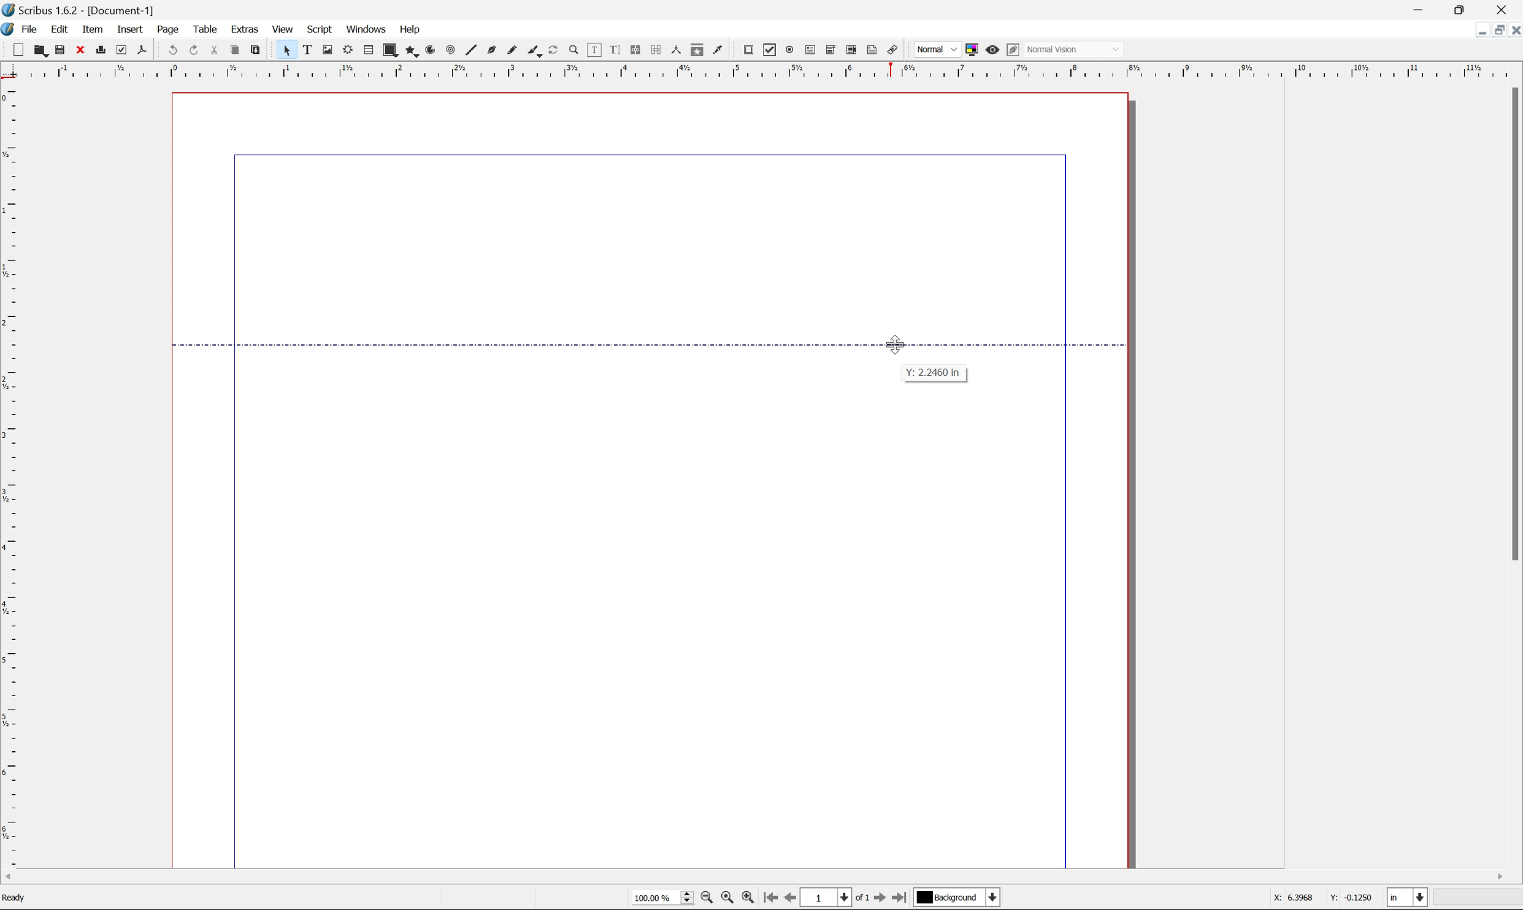 Image resolution: width=1523 pixels, height=910 pixels. Describe the element at coordinates (1470, 9) in the screenshot. I see `restore down` at that location.